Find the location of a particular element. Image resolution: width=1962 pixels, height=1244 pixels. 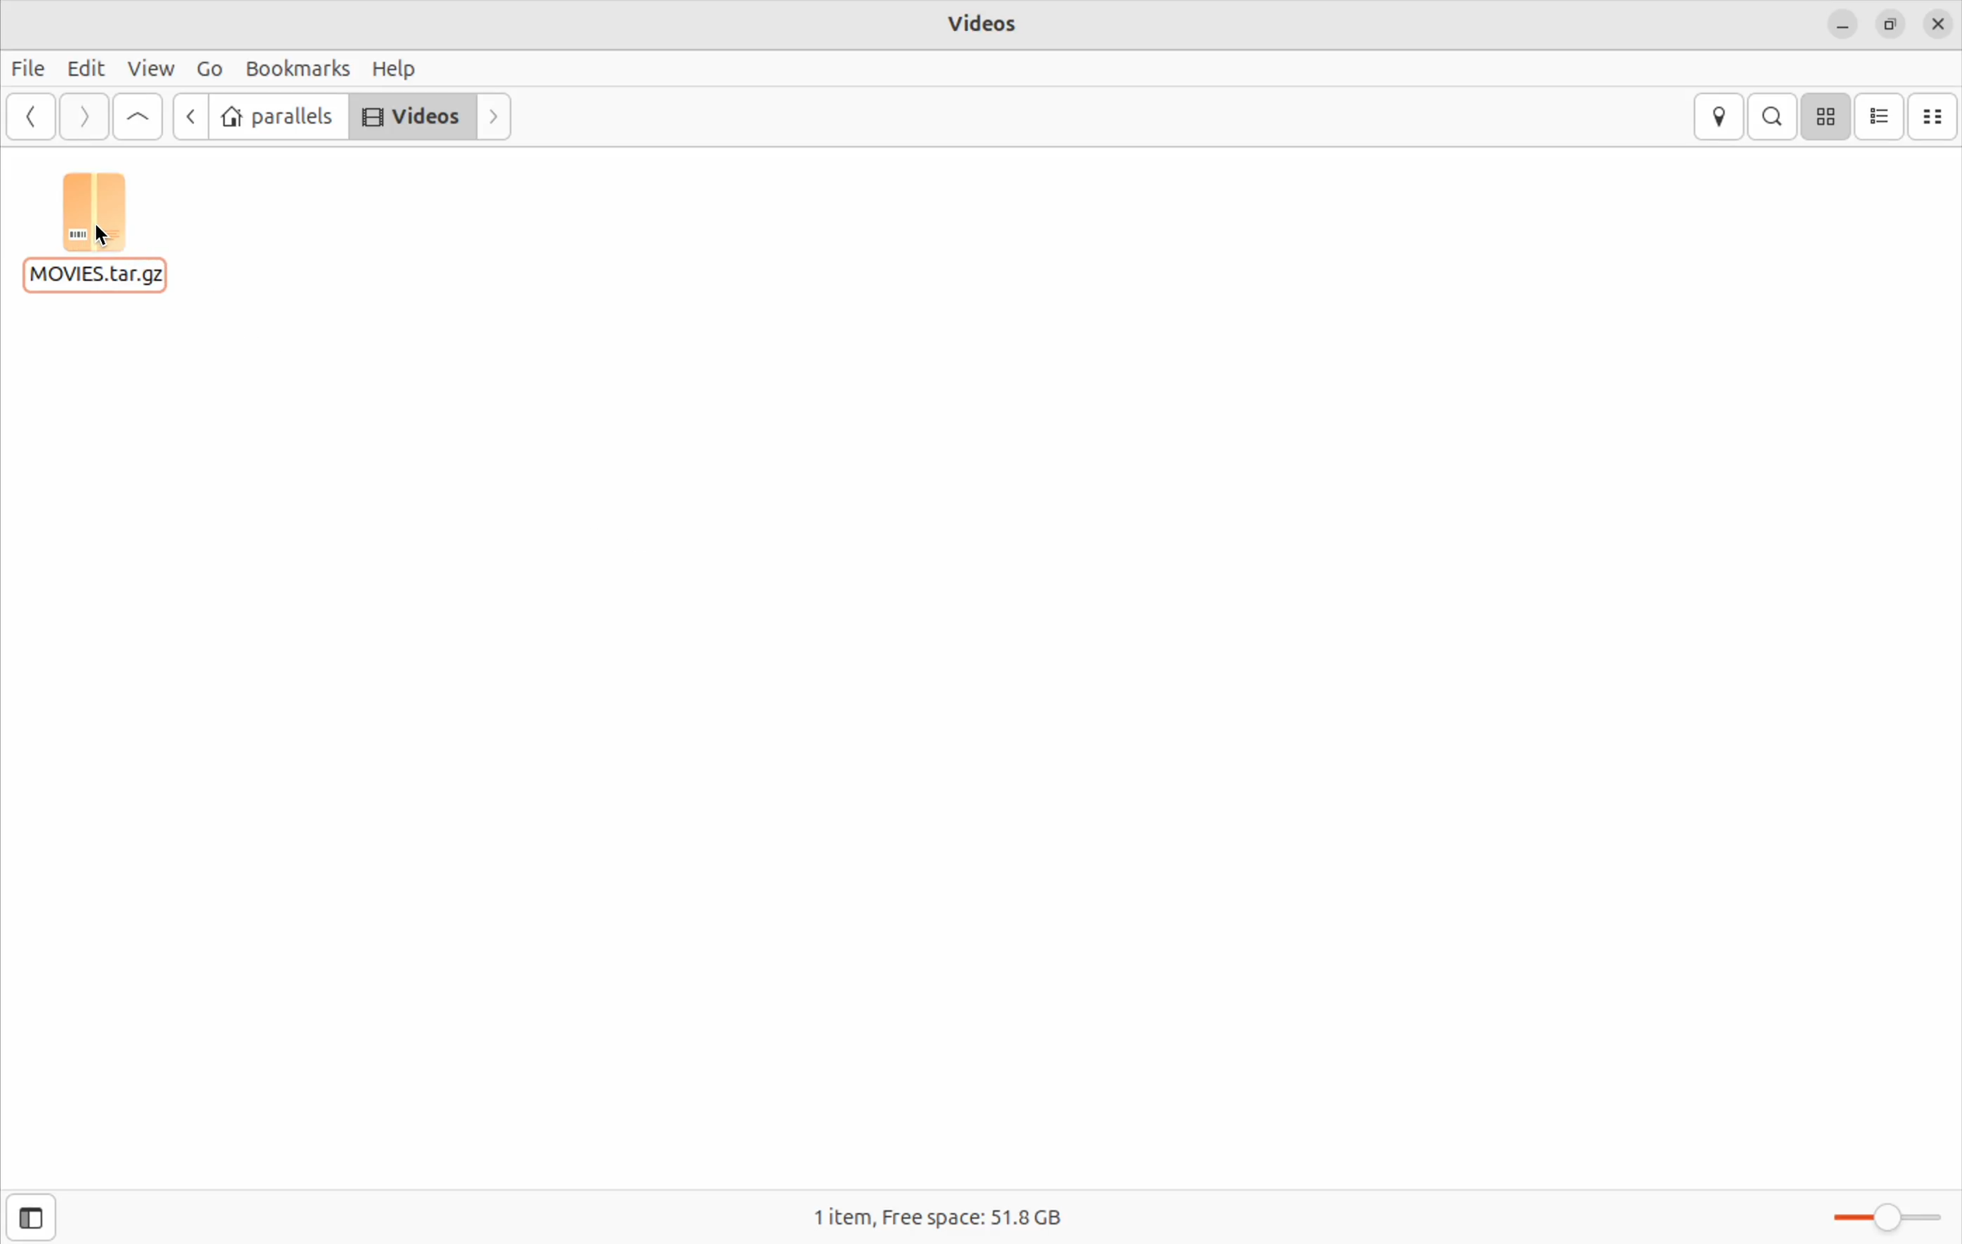

compact view is located at coordinates (1935, 116).